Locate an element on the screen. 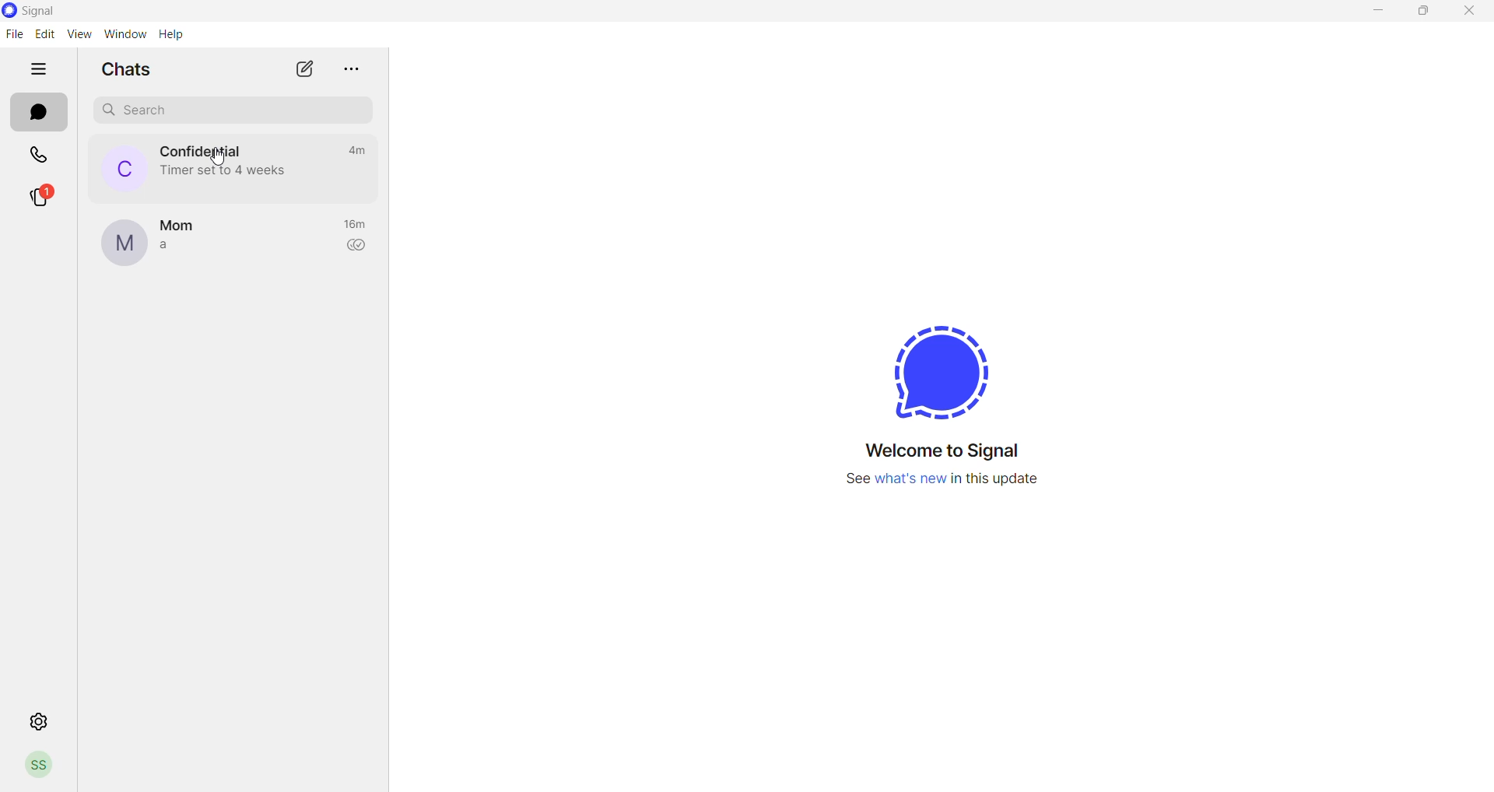 This screenshot has width=1494, height=792. chats is located at coordinates (40, 113).